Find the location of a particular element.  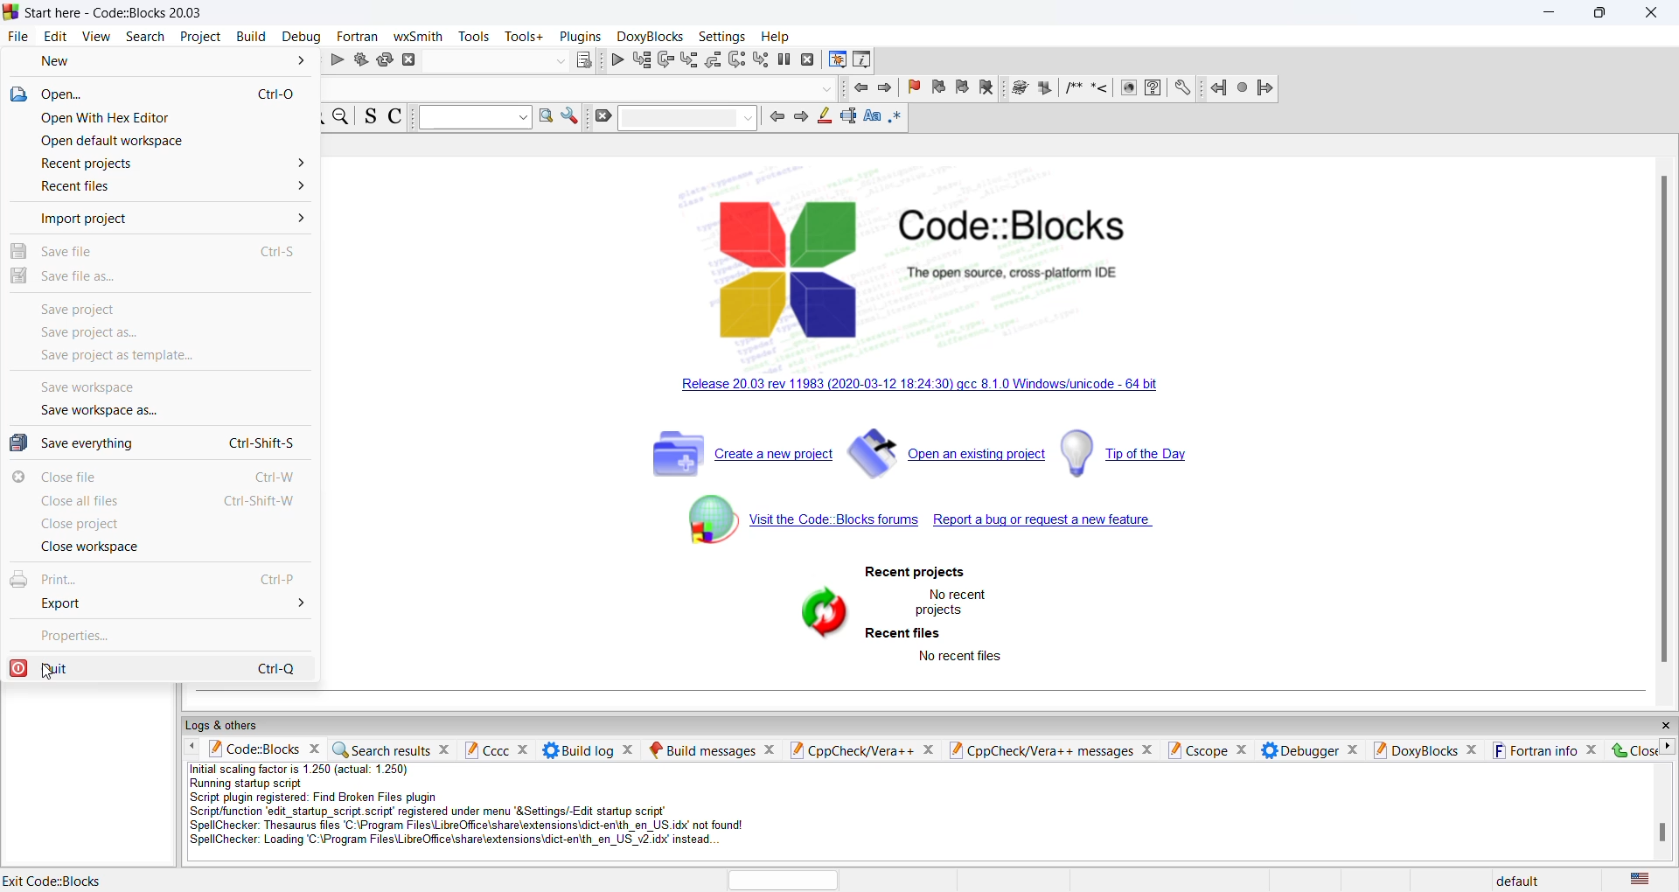

match case is located at coordinates (874, 116).